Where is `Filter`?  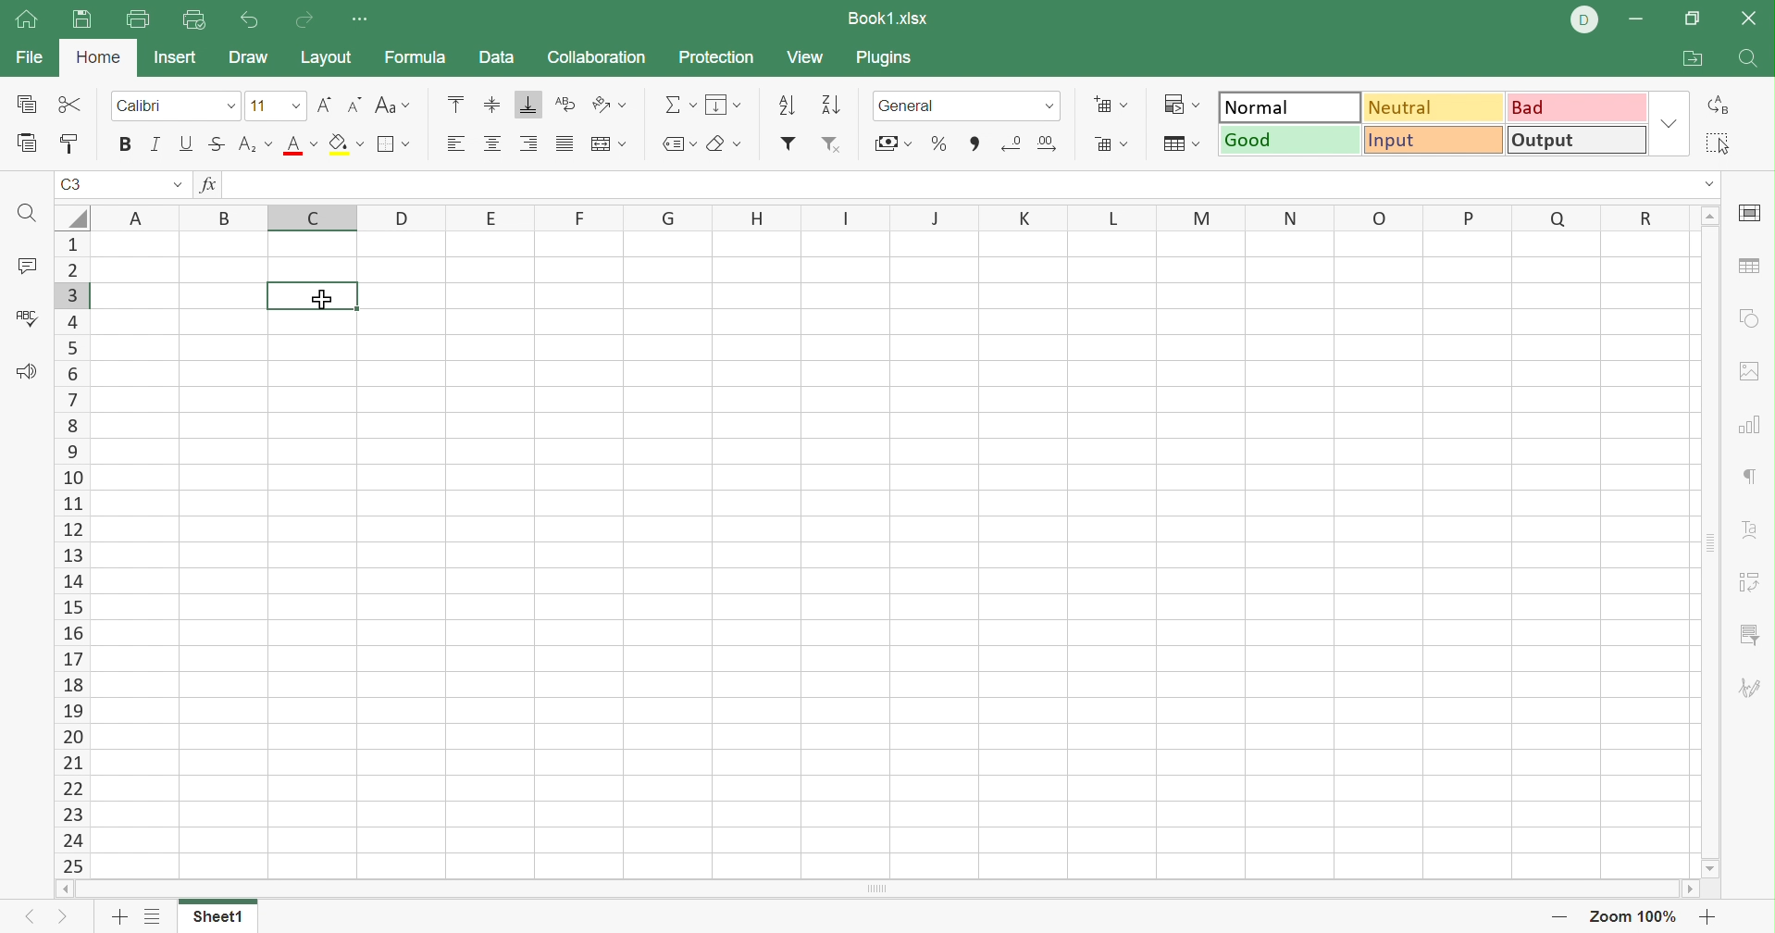 Filter is located at coordinates (788, 144).